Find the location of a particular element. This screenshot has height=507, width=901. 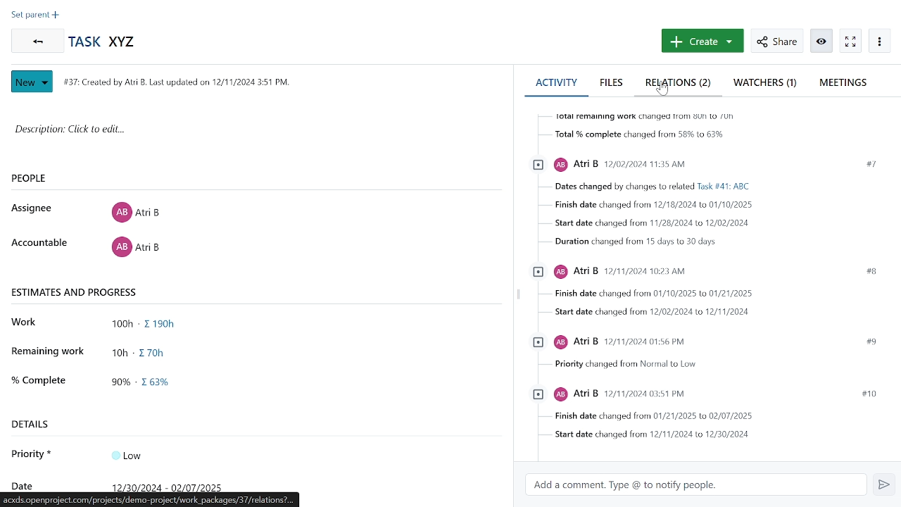

work is located at coordinates (28, 323).